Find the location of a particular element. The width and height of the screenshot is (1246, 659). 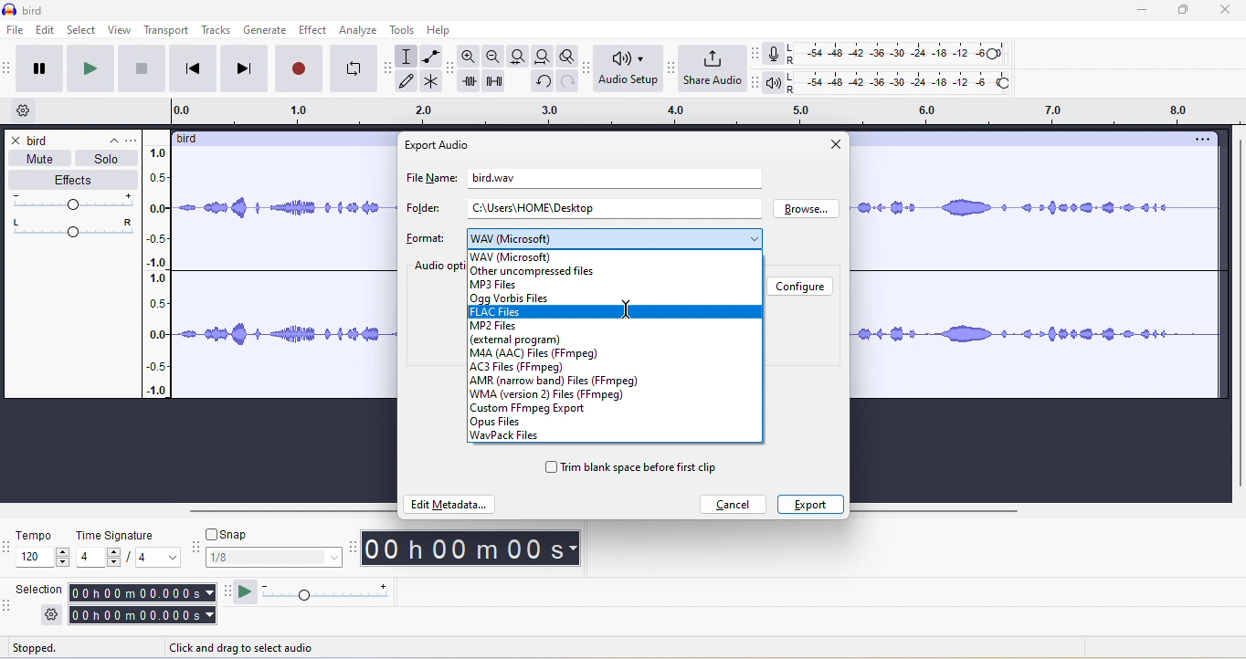

select way (microsoft) is located at coordinates (615, 236).